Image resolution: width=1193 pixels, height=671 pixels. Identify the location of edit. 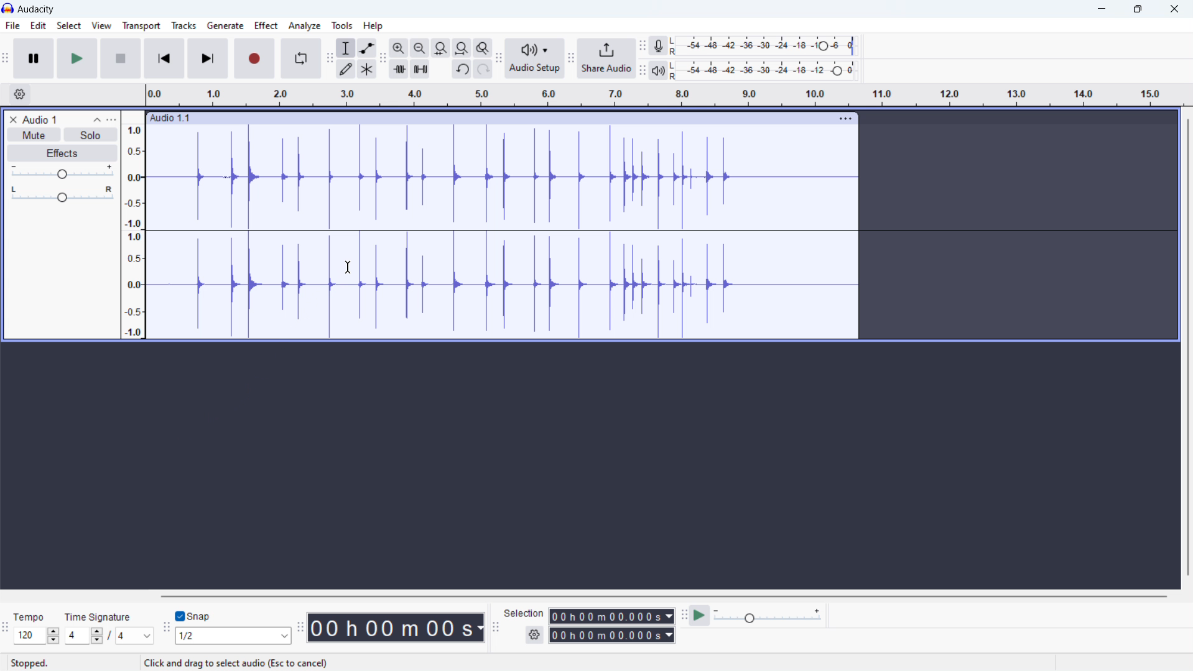
(38, 25).